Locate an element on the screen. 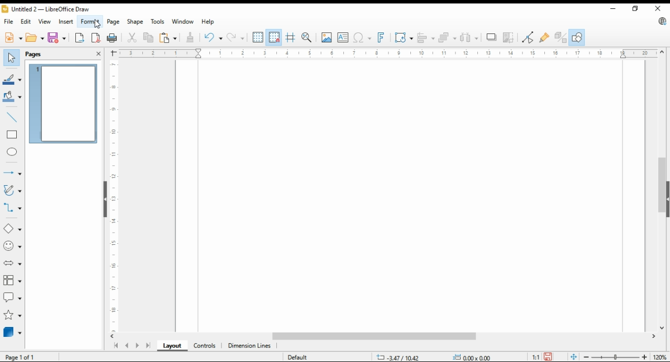 The image size is (670, 362). save is located at coordinates (548, 357).